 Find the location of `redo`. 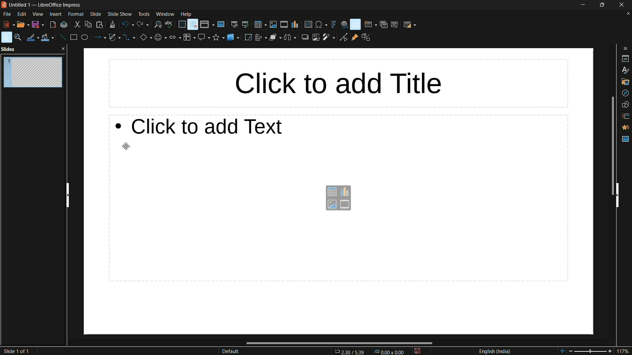

redo is located at coordinates (143, 24).